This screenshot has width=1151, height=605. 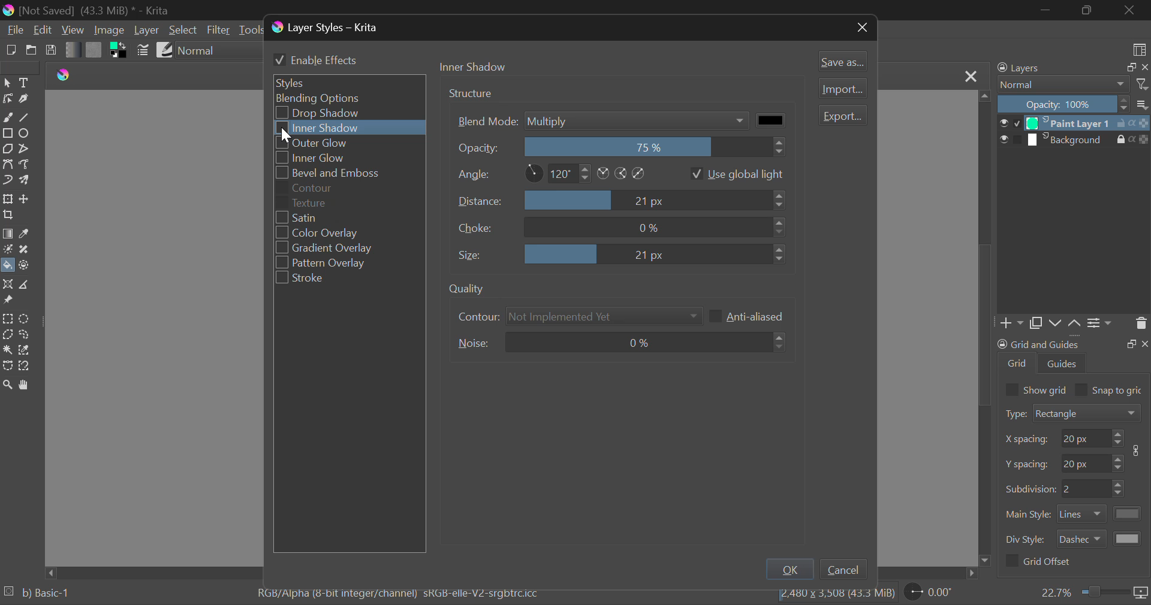 I want to click on Multibrush Tool, so click(x=26, y=181).